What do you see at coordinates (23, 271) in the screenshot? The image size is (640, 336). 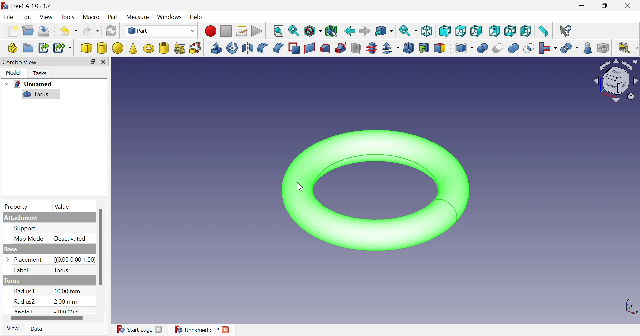 I see `Label` at bounding box center [23, 271].